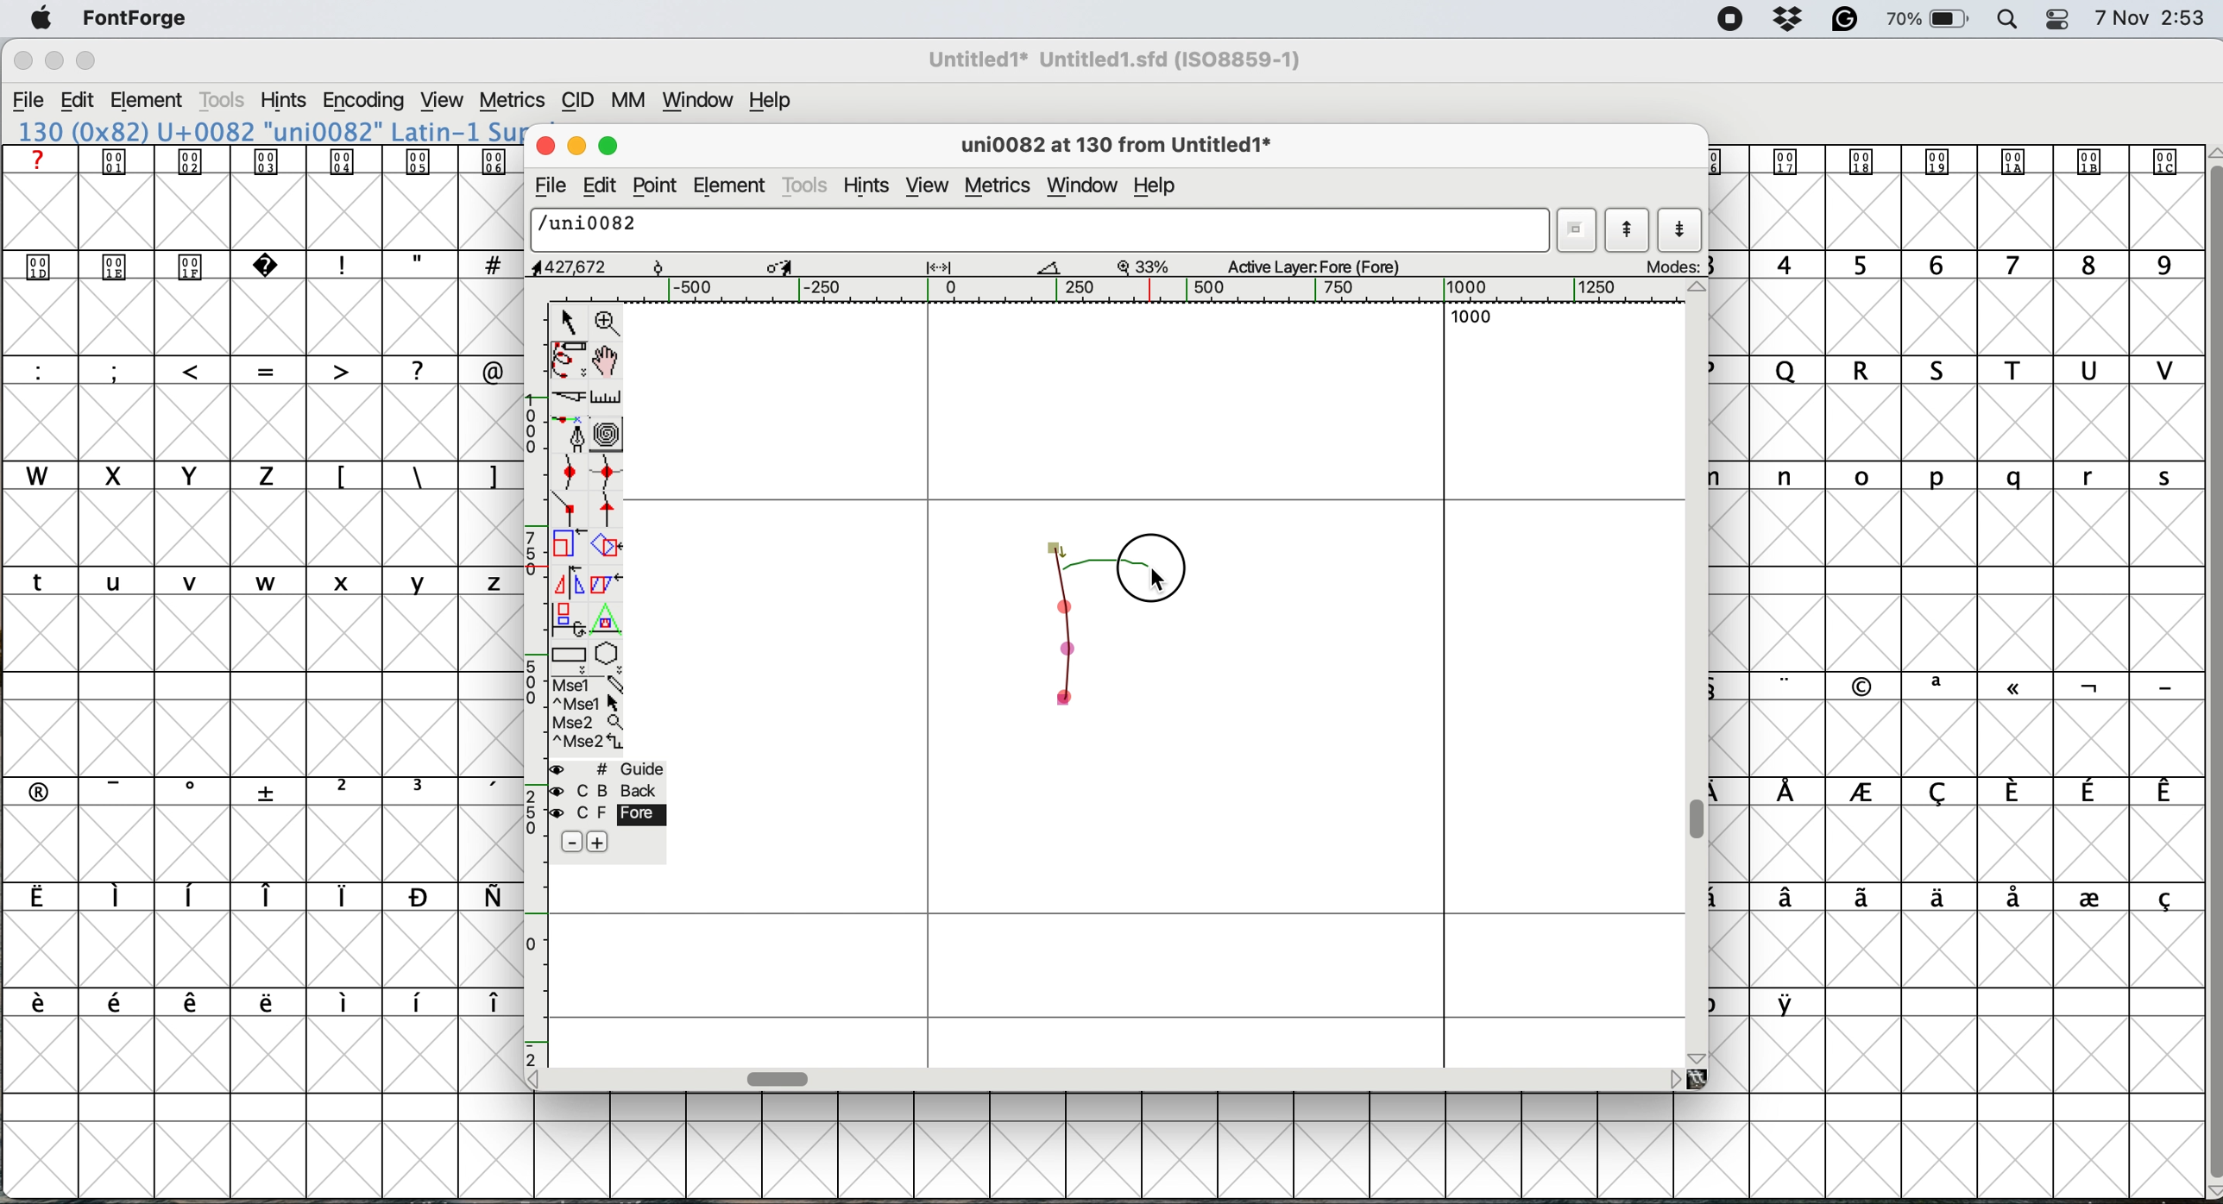  I want to click on view, so click(445, 101).